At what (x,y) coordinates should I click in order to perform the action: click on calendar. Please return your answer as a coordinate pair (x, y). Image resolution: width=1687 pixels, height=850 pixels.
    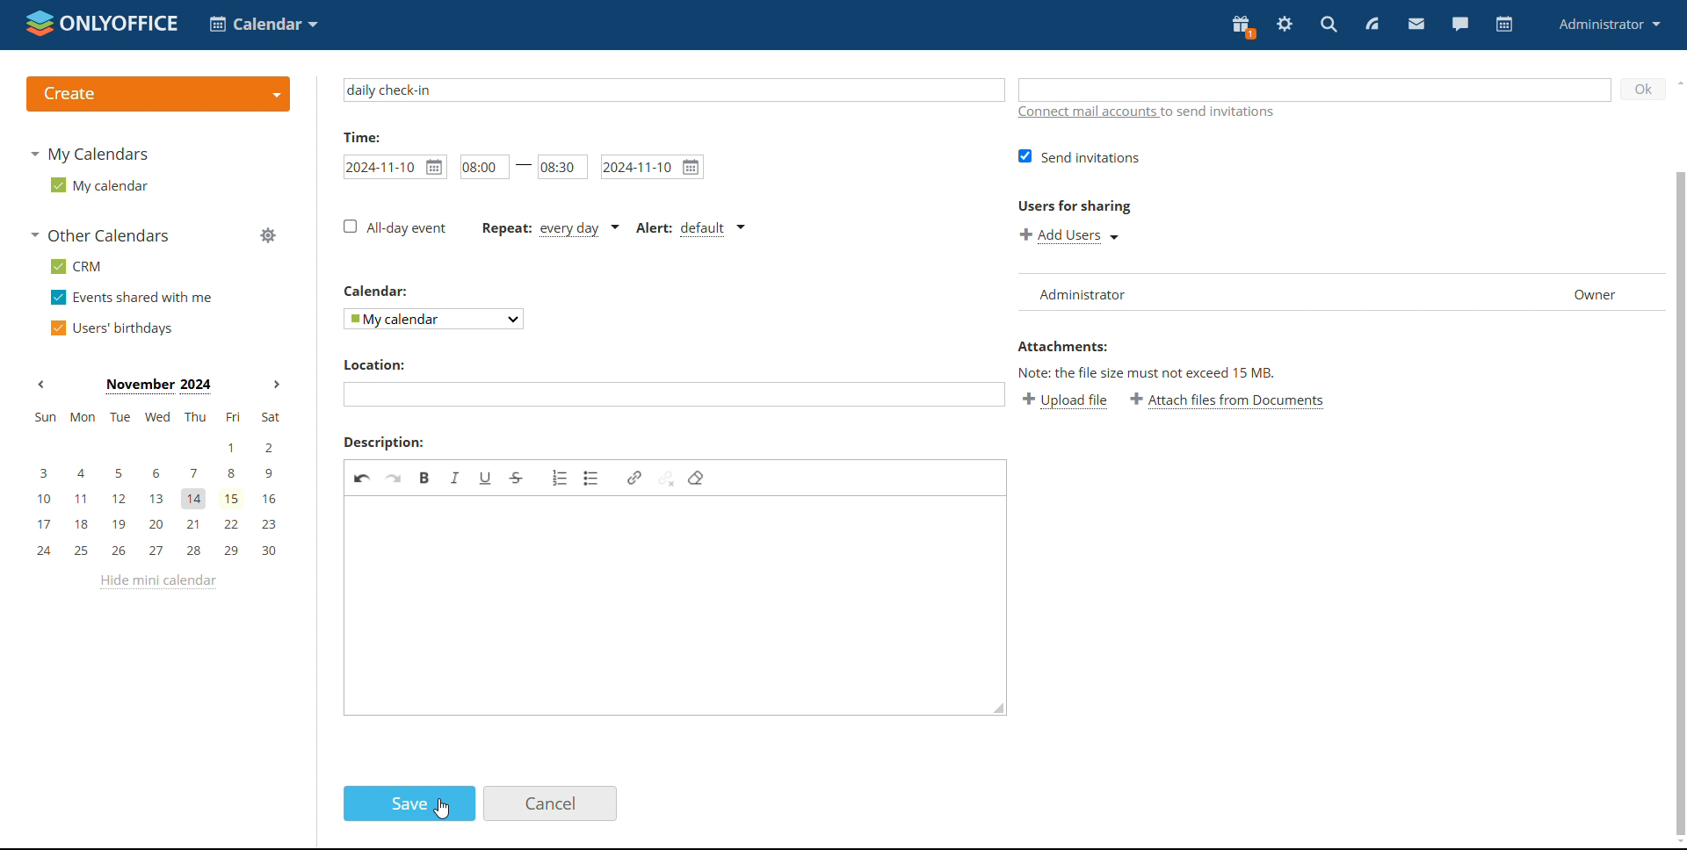
    Looking at the image, I should click on (1504, 25).